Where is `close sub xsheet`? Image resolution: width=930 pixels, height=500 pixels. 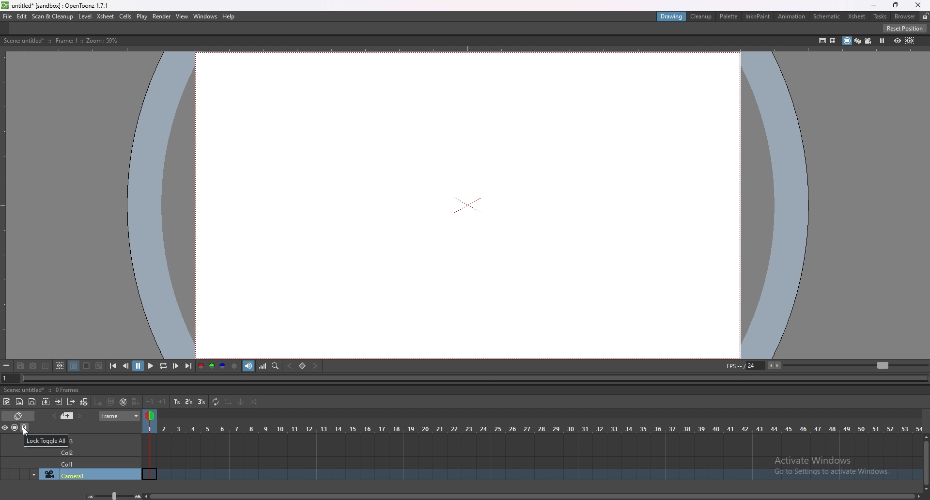 close sub xsheet is located at coordinates (72, 401).